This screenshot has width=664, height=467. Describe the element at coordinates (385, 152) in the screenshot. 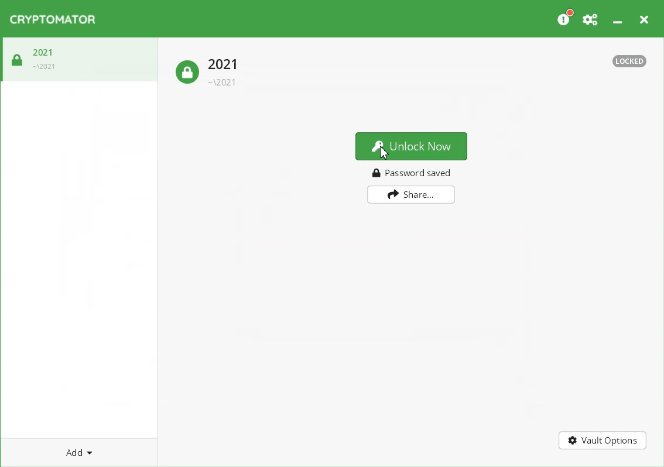

I see `Cursor` at that location.